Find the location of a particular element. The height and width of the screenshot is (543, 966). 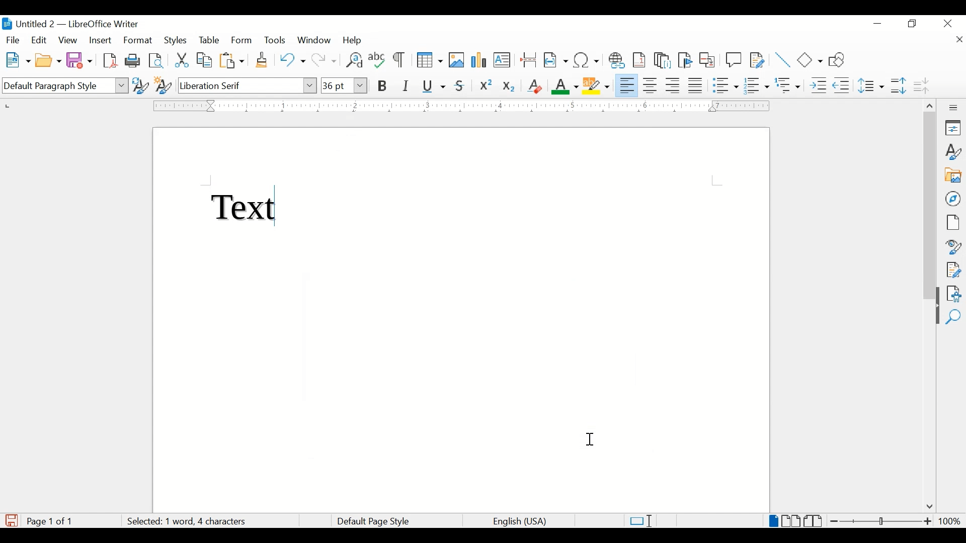

redo is located at coordinates (325, 60).